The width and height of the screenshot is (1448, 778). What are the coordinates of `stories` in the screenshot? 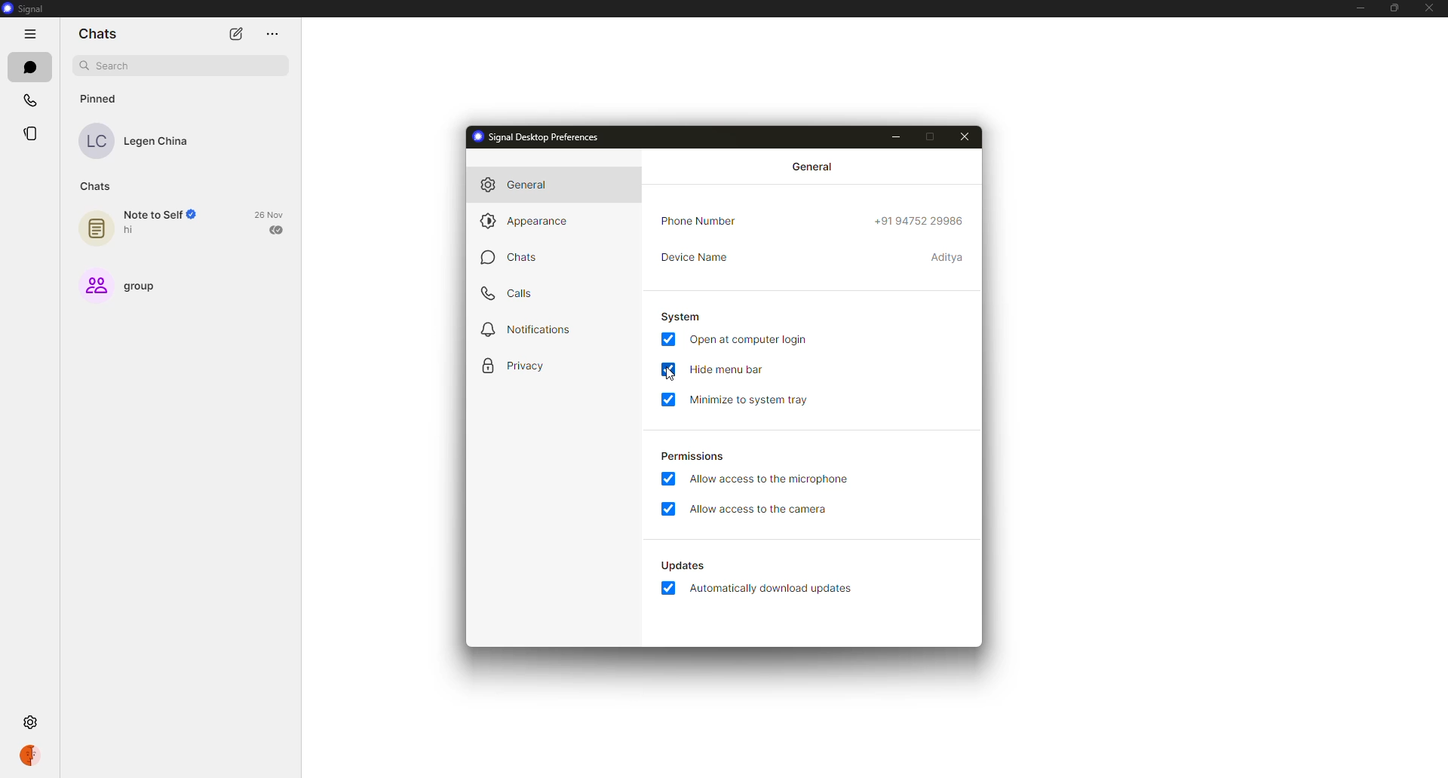 It's located at (32, 136).